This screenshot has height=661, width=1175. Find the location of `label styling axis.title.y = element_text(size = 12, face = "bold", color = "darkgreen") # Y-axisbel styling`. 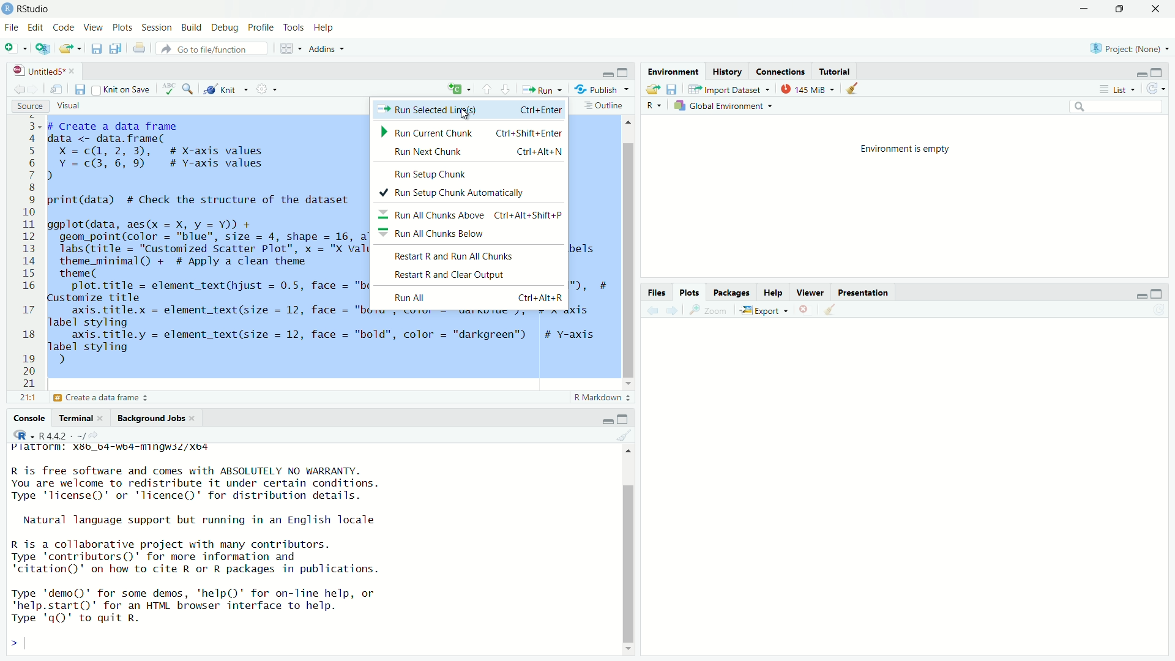

label styling axis.title.y = element_text(size = 12, face = "bold", color = "darkgreen") # Y-axisbel styling is located at coordinates (329, 335).